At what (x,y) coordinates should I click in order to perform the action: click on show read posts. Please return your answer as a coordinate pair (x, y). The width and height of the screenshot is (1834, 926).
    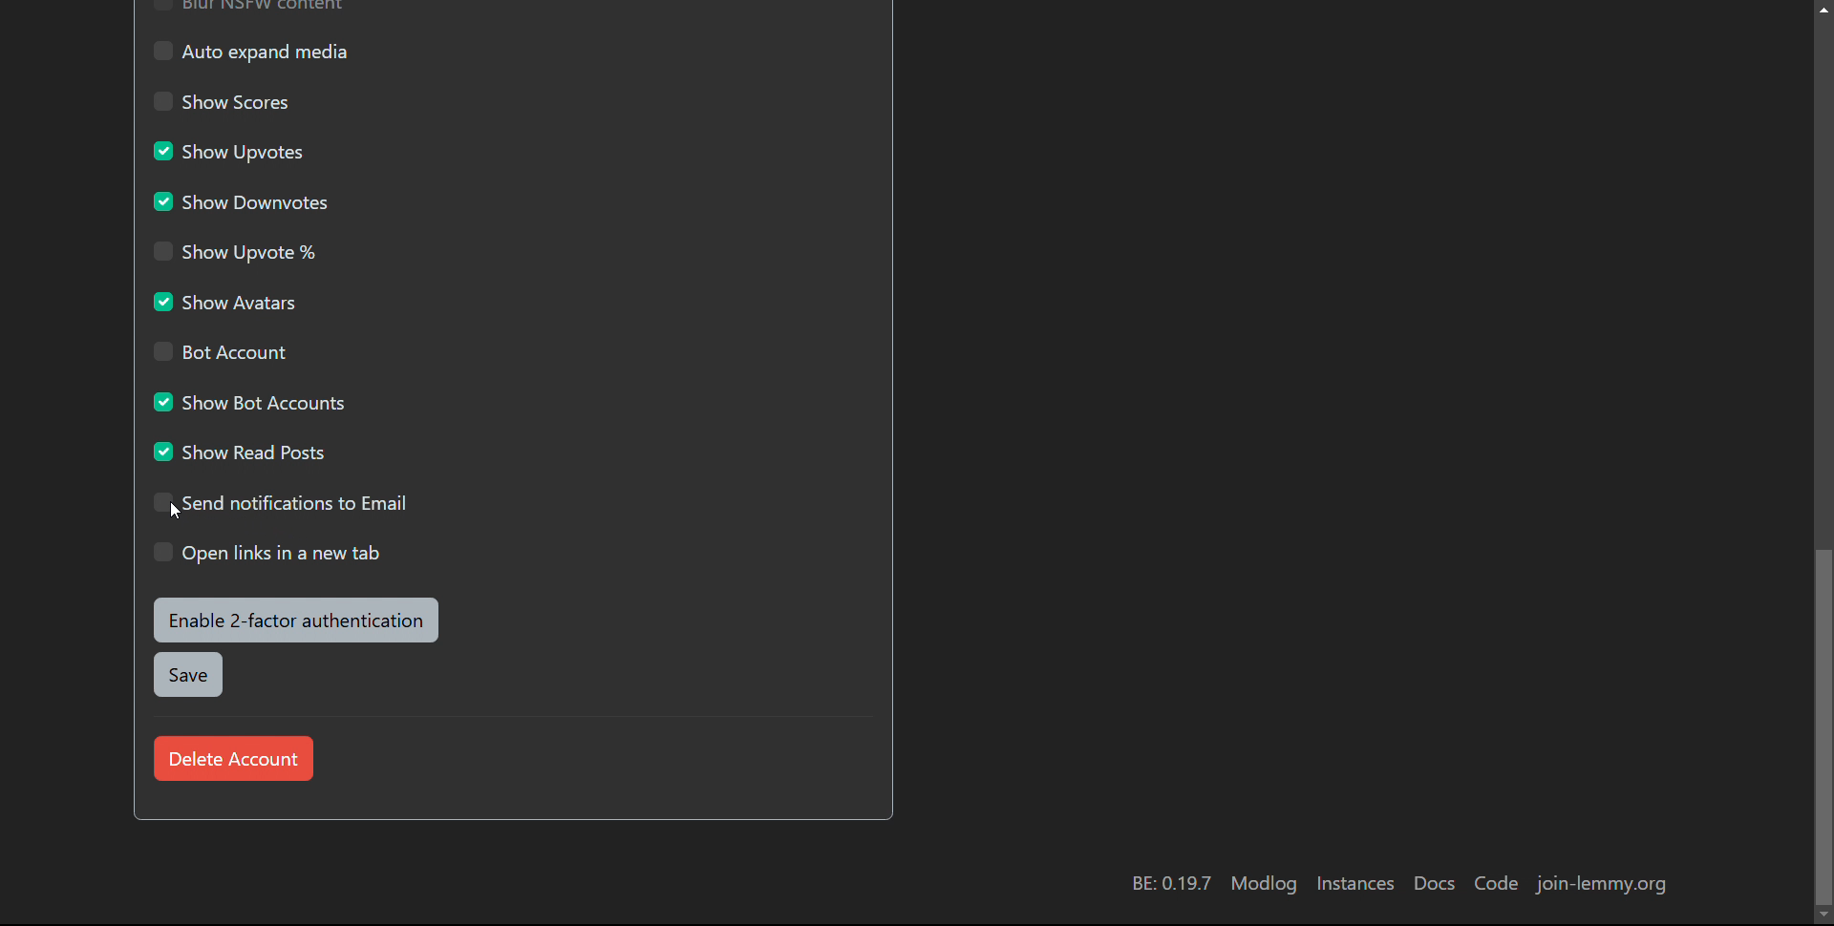
    Looking at the image, I should click on (240, 450).